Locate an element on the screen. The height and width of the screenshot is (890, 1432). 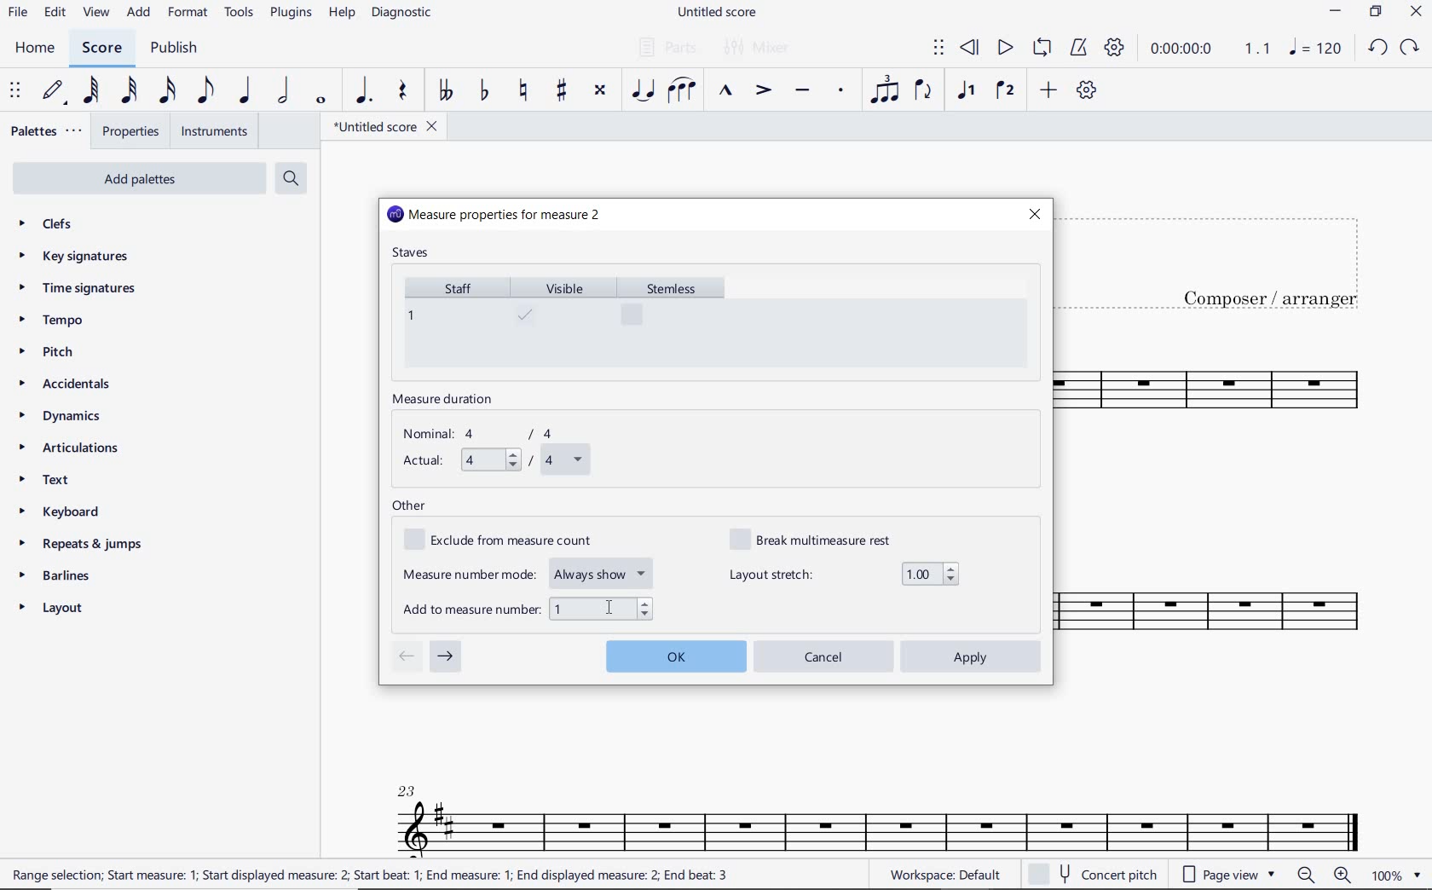
MIXER is located at coordinates (758, 48).